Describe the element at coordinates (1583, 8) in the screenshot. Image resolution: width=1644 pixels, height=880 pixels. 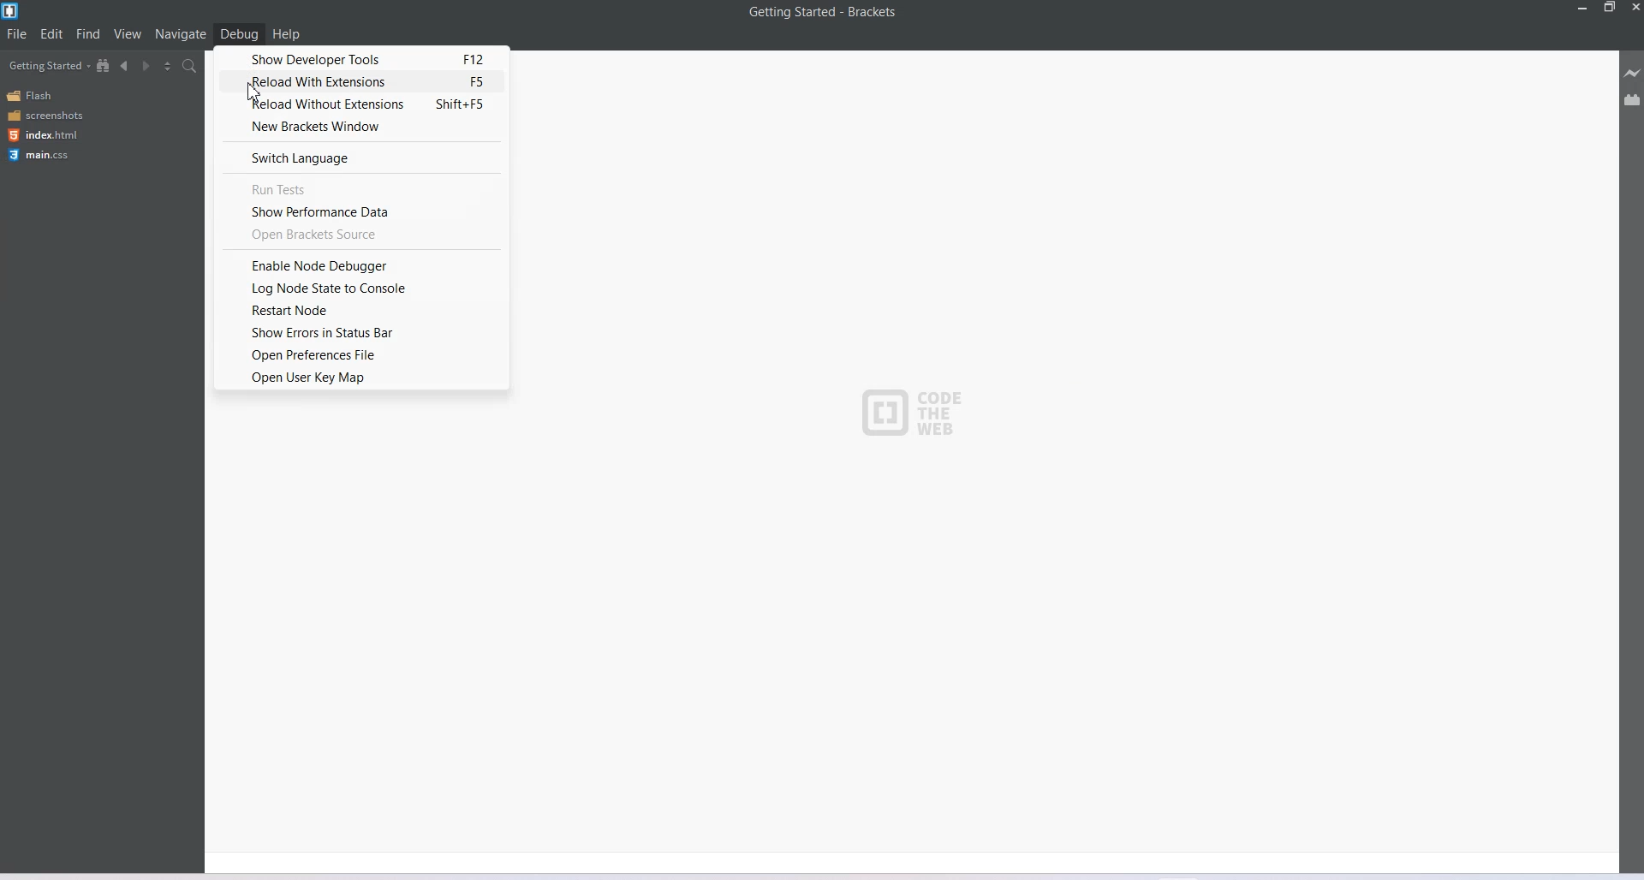
I see `Minimize` at that location.